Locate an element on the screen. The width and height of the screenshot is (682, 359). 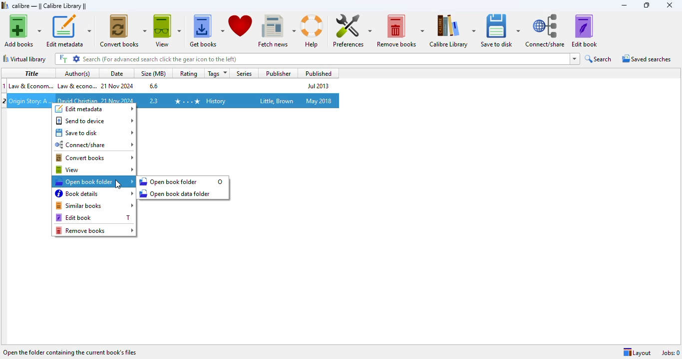
send to device is located at coordinates (94, 121).